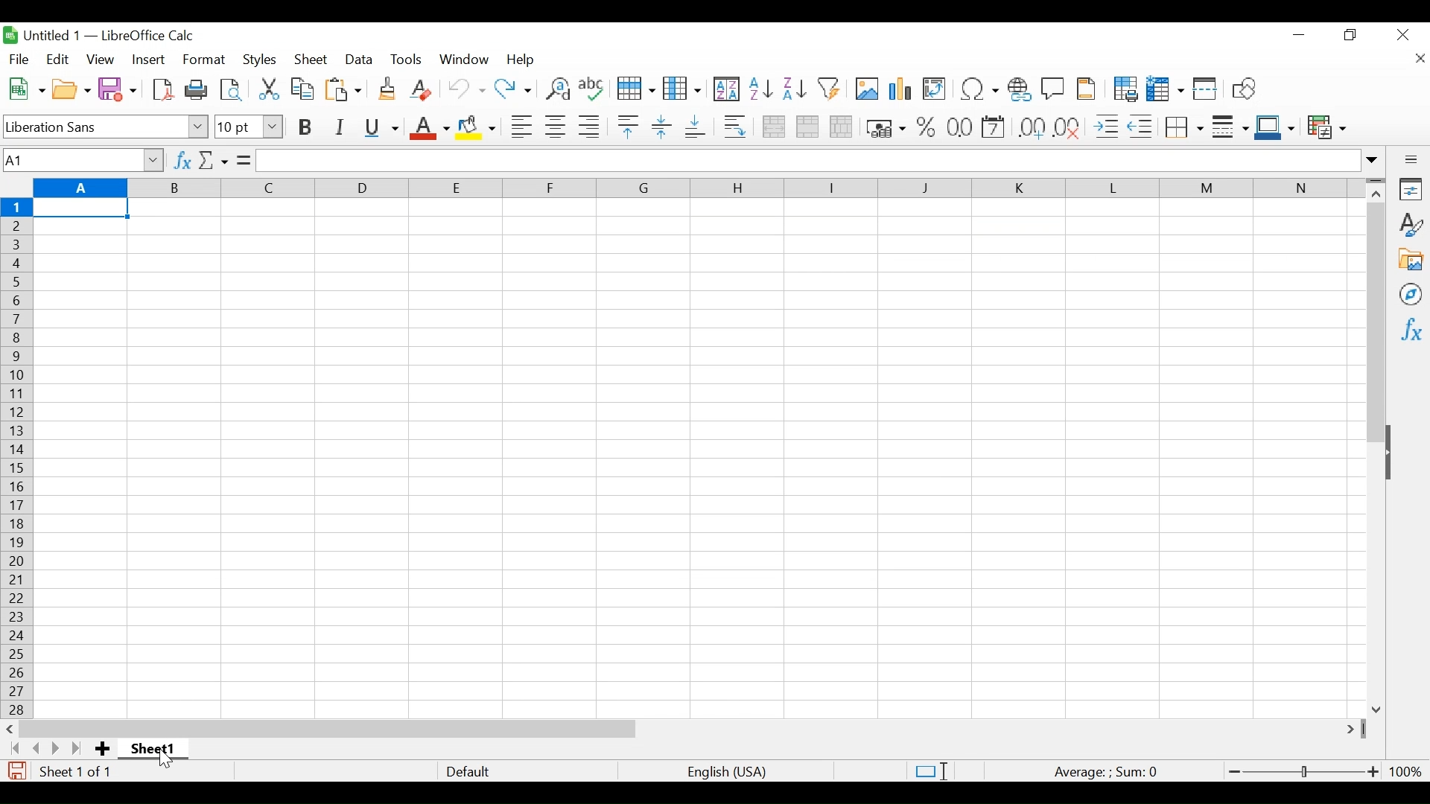 The image size is (1430, 804). What do you see at coordinates (386, 89) in the screenshot?
I see `Clone Formatting` at bounding box center [386, 89].